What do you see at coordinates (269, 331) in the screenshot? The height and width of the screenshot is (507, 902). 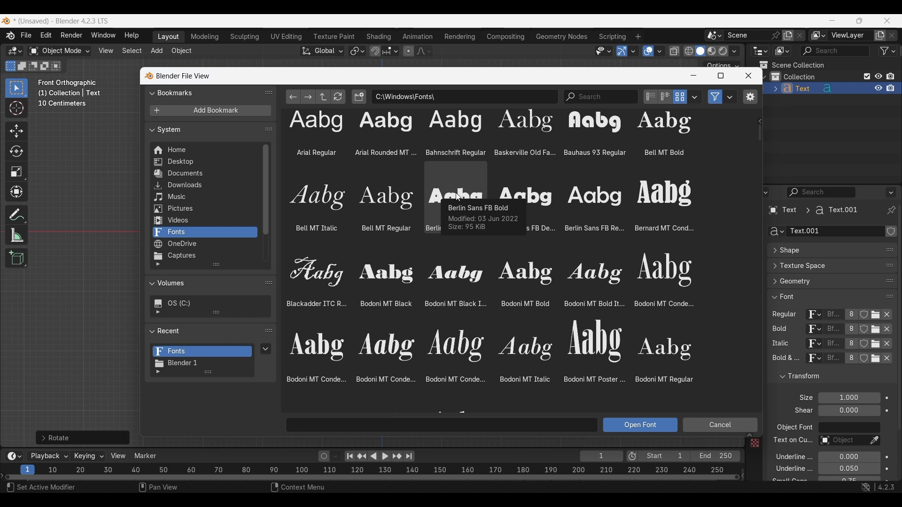 I see `Change order in list` at bounding box center [269, 331].